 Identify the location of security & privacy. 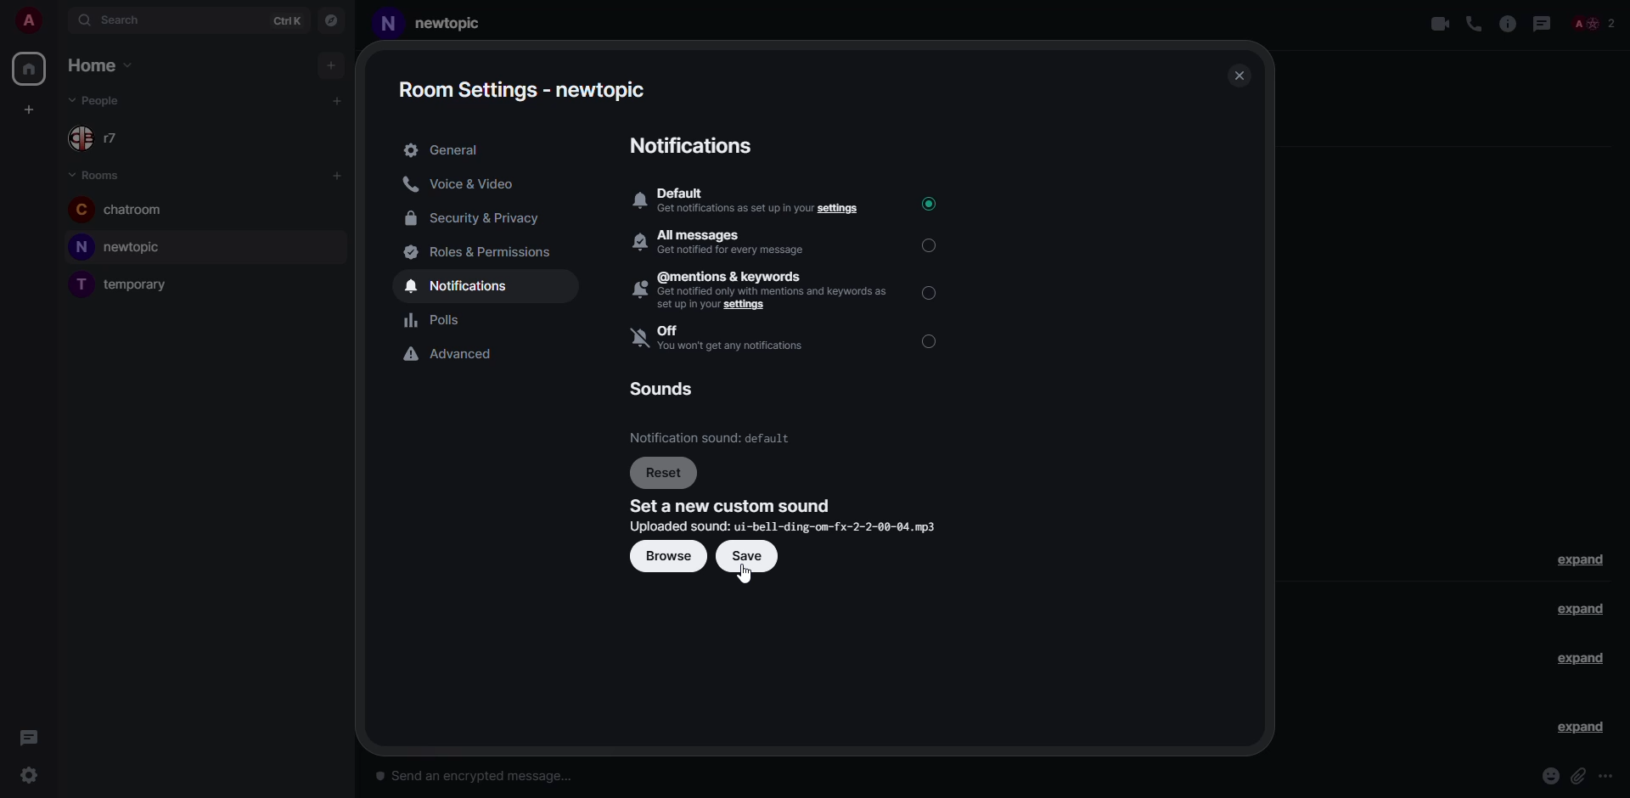
(475, 217).